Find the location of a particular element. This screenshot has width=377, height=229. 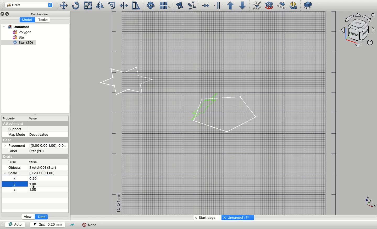

Collapse is located at coordinates (8, 14).